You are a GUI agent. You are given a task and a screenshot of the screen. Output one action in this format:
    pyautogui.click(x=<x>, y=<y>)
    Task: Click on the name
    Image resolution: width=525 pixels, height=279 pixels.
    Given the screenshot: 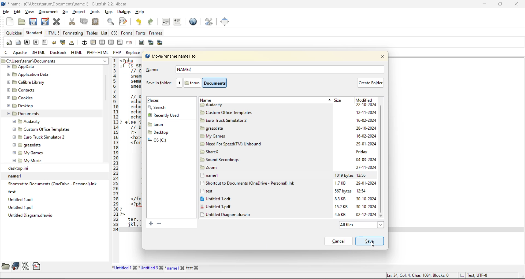 What is the action you would take?
    pyautogui.click(x=209, y=100)
    